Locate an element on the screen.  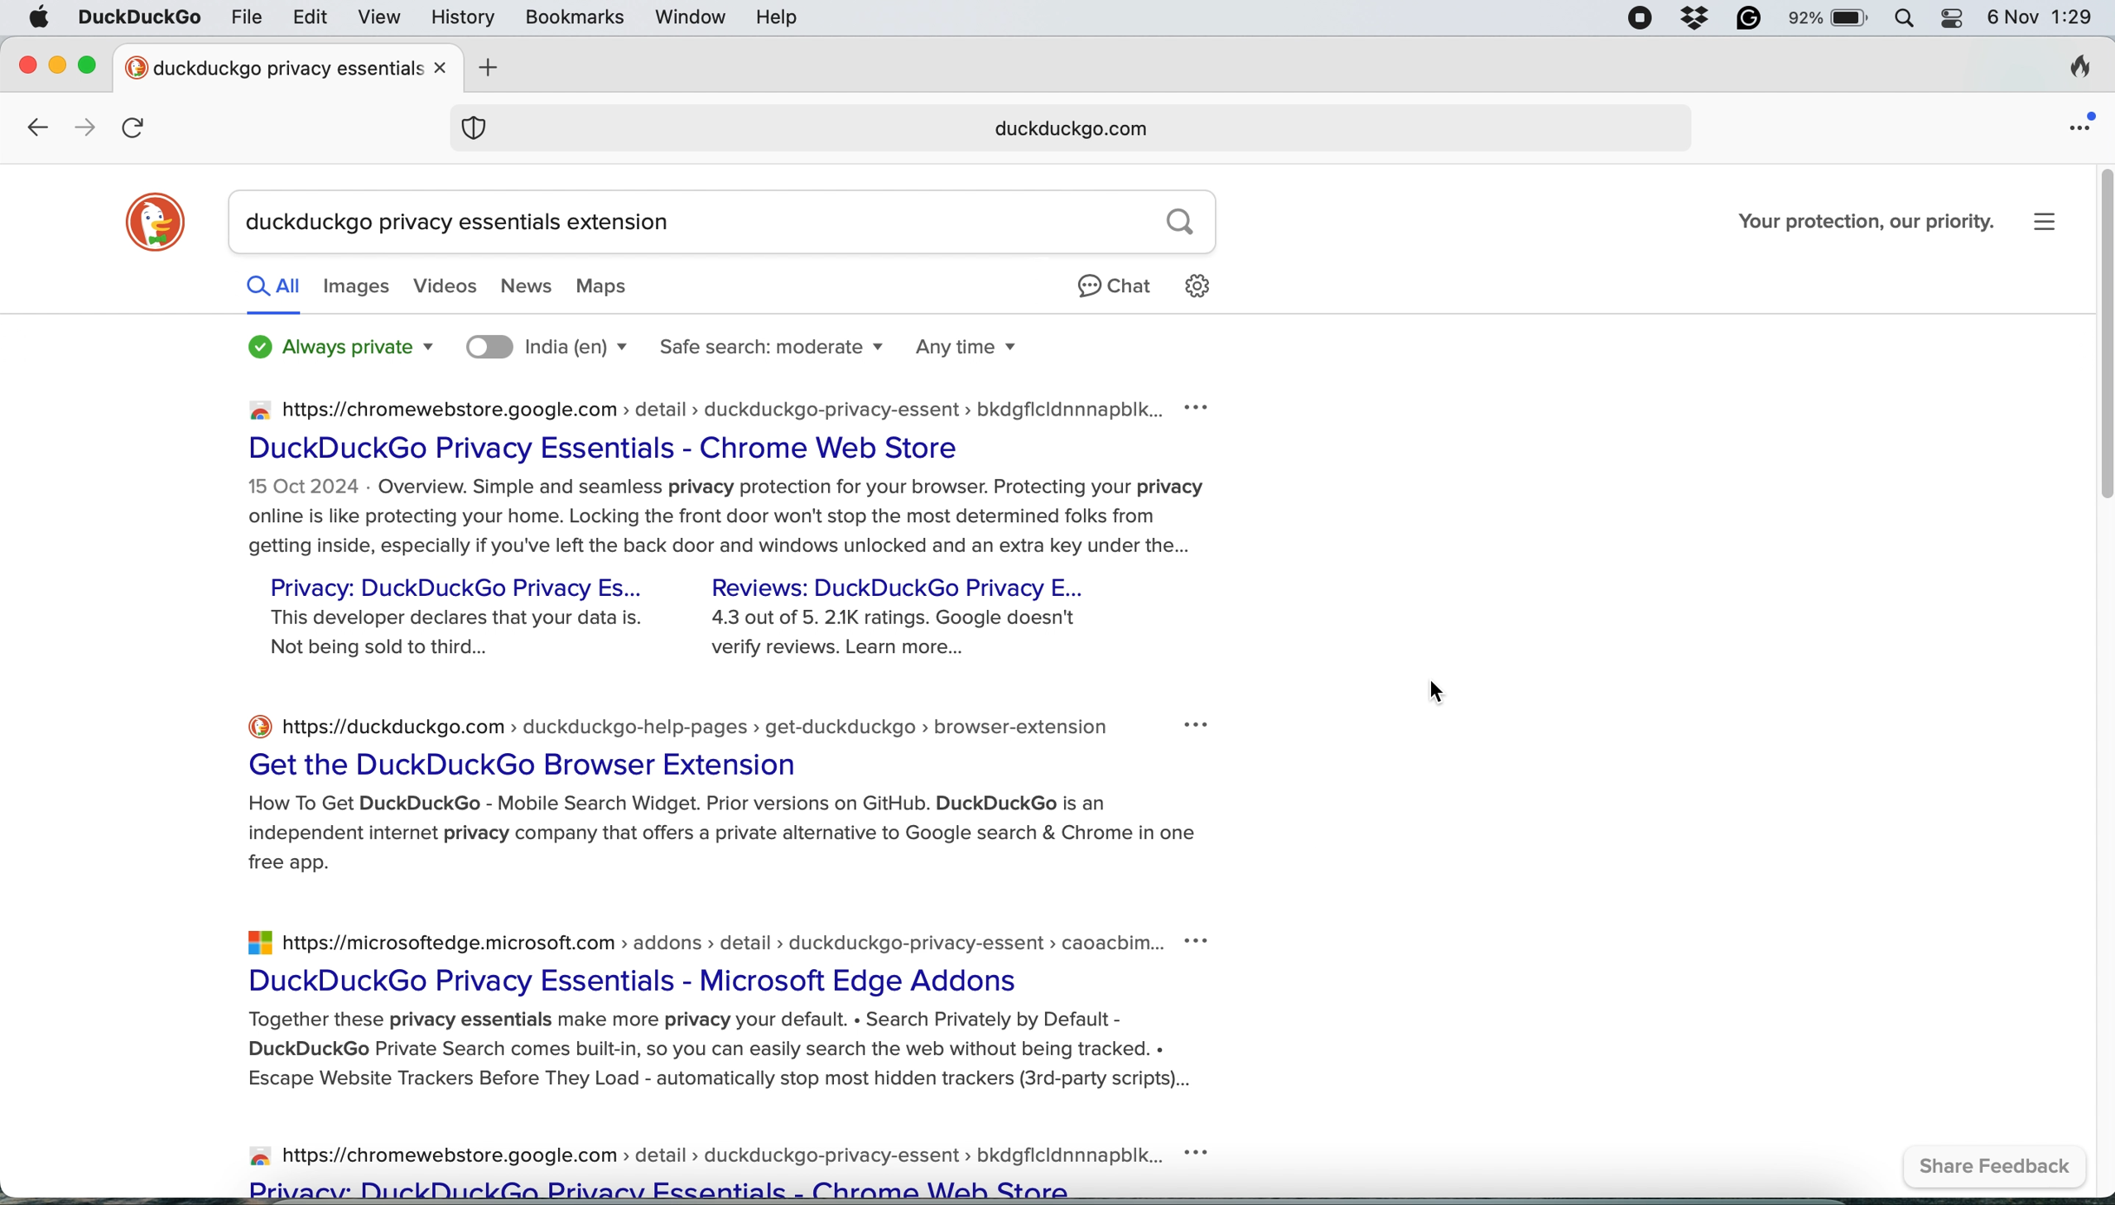
add new tab is located at coordinates (492, 70).